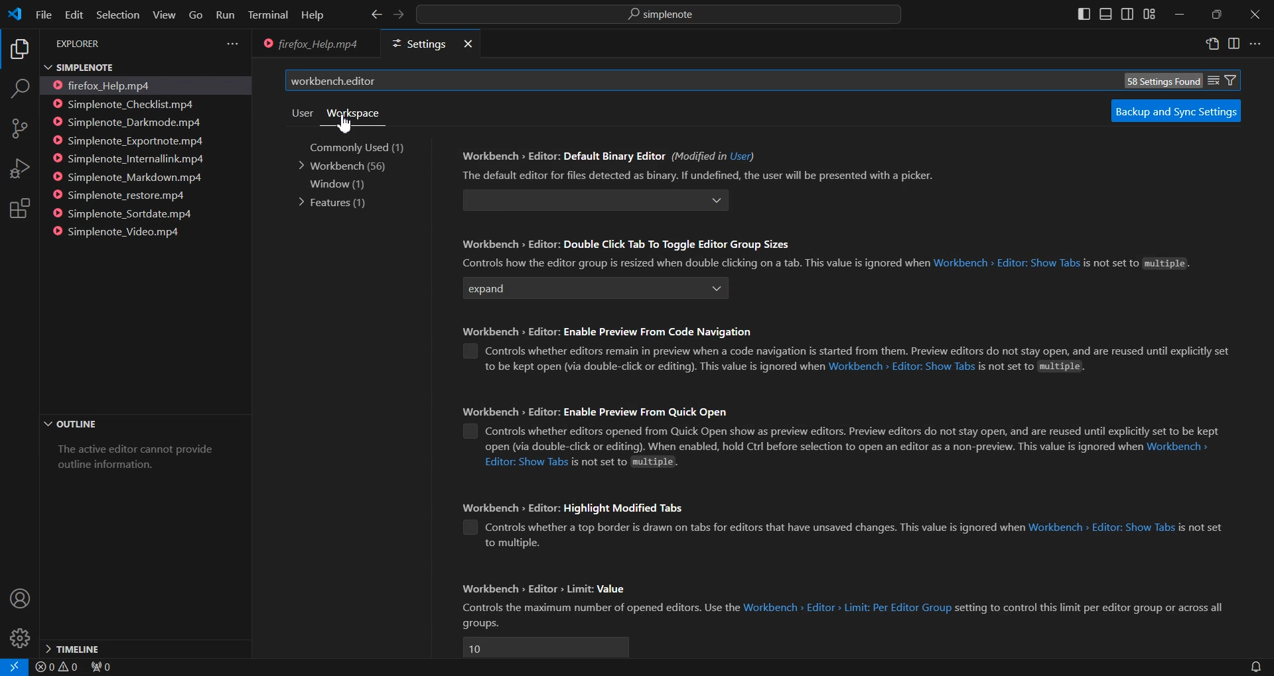  What do you see at coordinates (129, 122) in the screenshot?
I see `Simplenote_Darkmode.mp4` at bounding box center [129, 122].